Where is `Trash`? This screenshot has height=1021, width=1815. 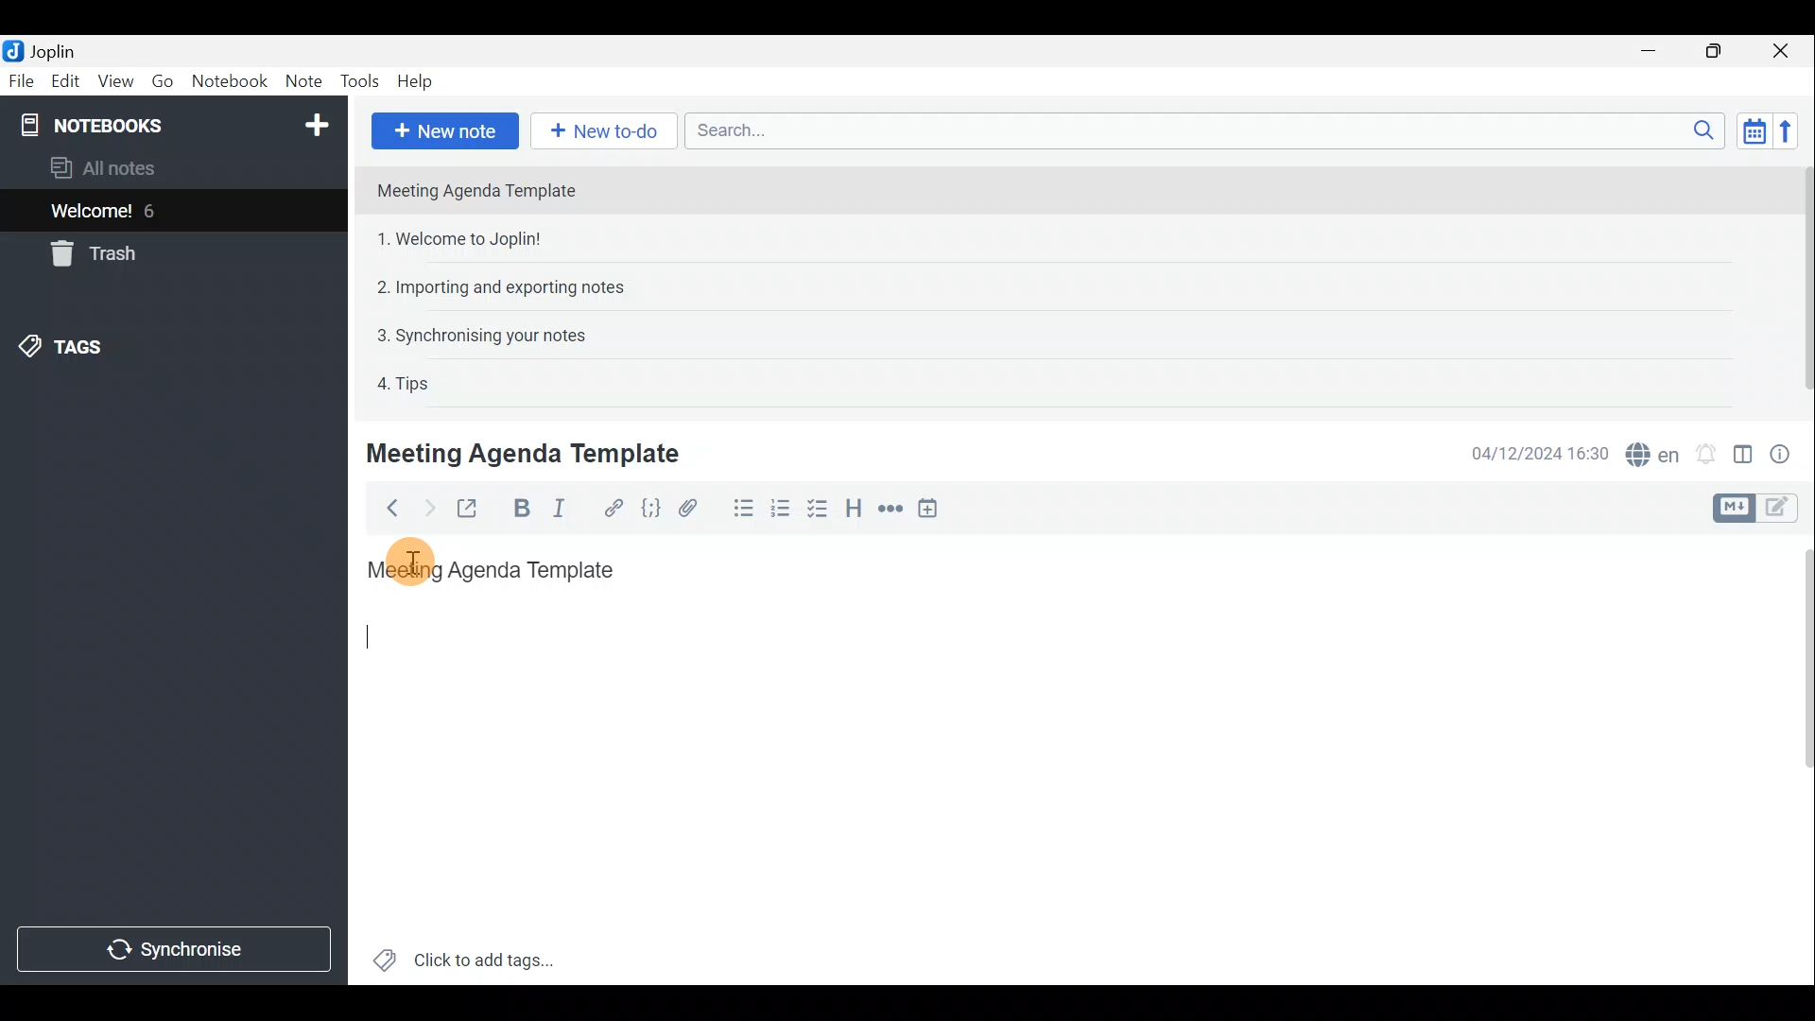 Trash is located at coordinates (90, 253).